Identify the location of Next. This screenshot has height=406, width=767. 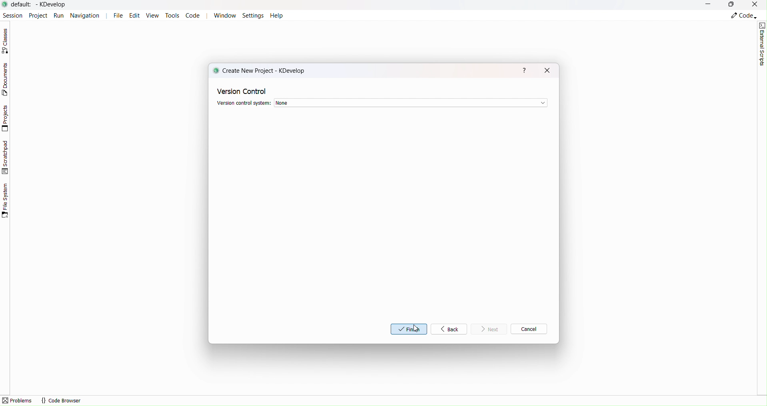
(489, 329).